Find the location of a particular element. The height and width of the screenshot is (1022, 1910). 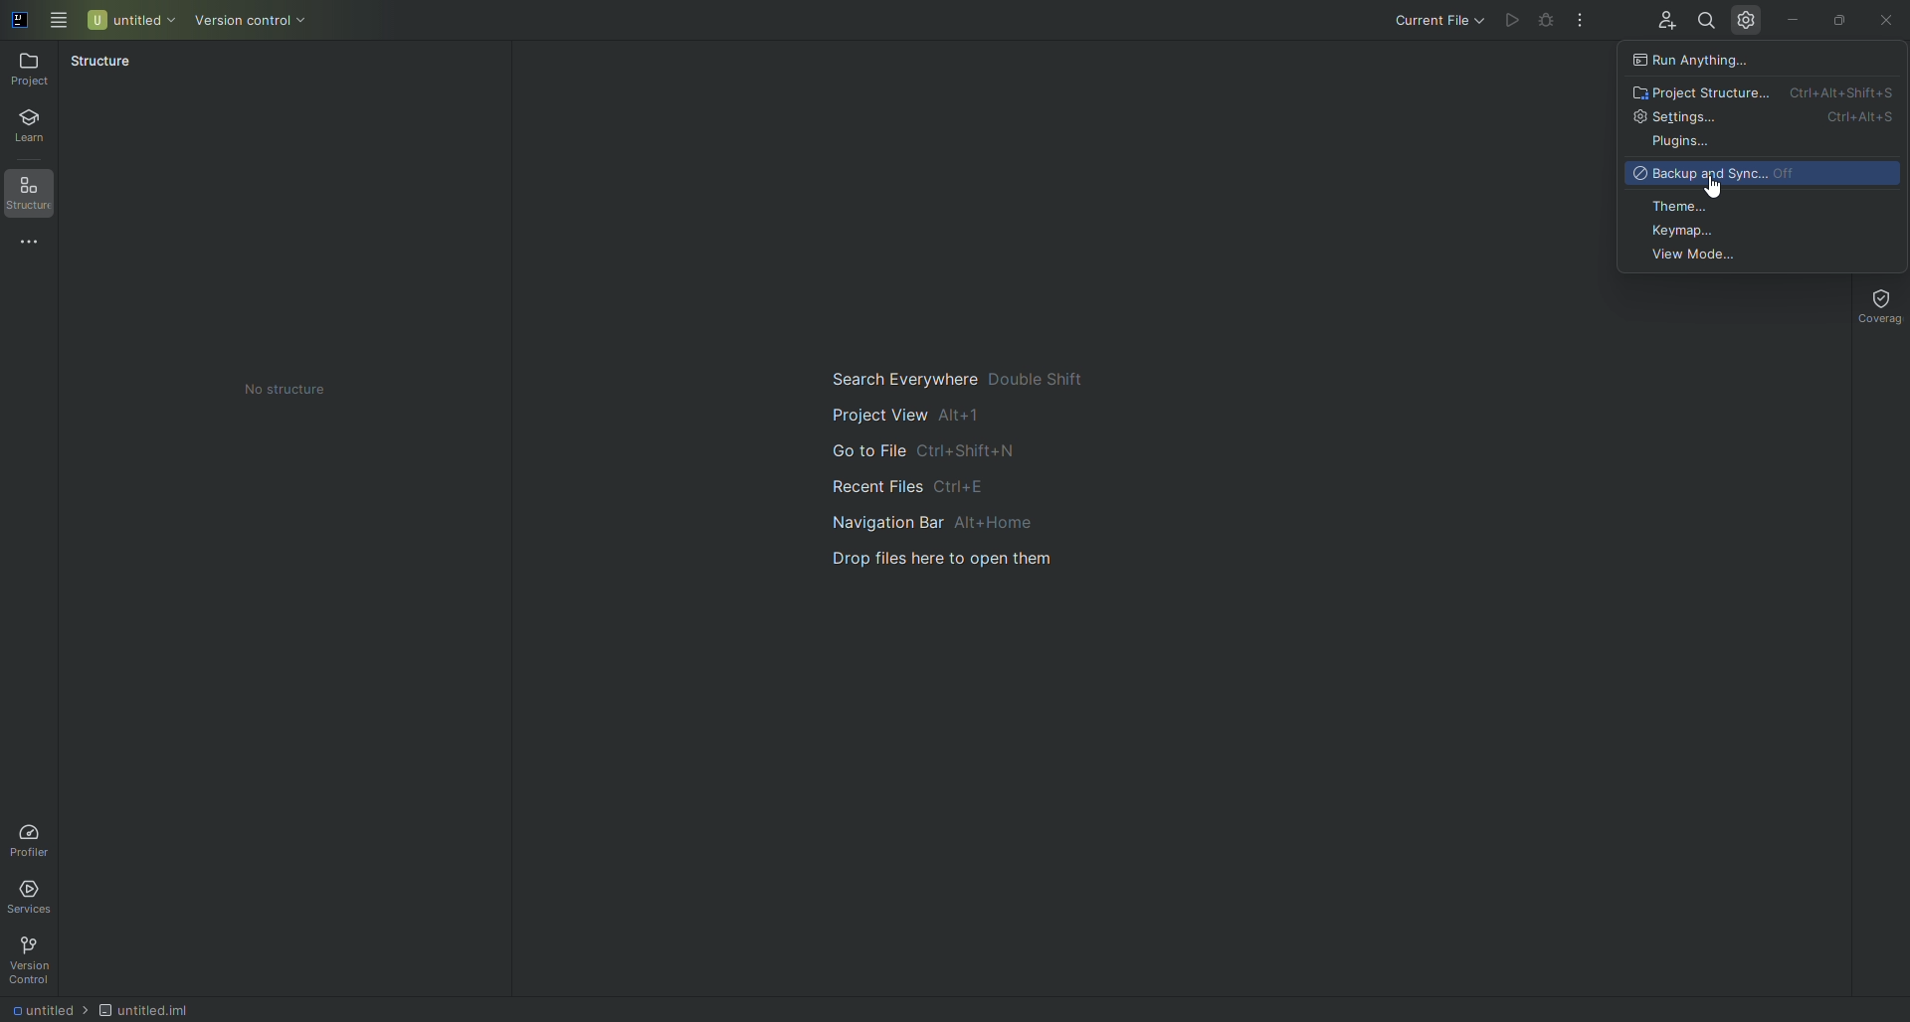

Backup and Sync is located at coordinates (1724, 173).